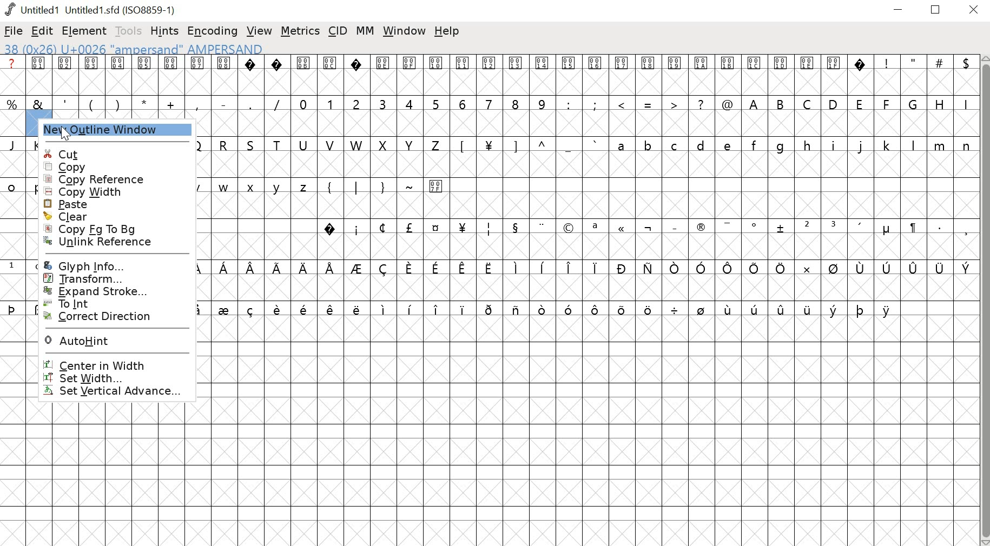 This screenshot has width=990, height=546. Describe the element at coordinates (623, 103) in the screenshot. I see `<` at that location.